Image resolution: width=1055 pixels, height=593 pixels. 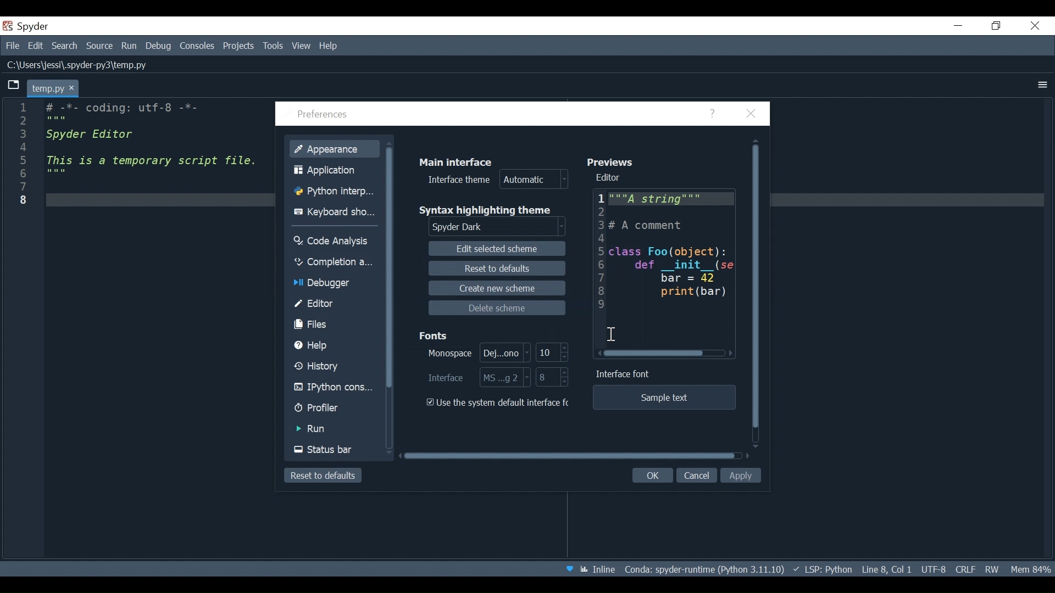 What do you see at coordinates (460, 161) in the screenshot?
I see `Main Interface` at bounding box center [460, 161].